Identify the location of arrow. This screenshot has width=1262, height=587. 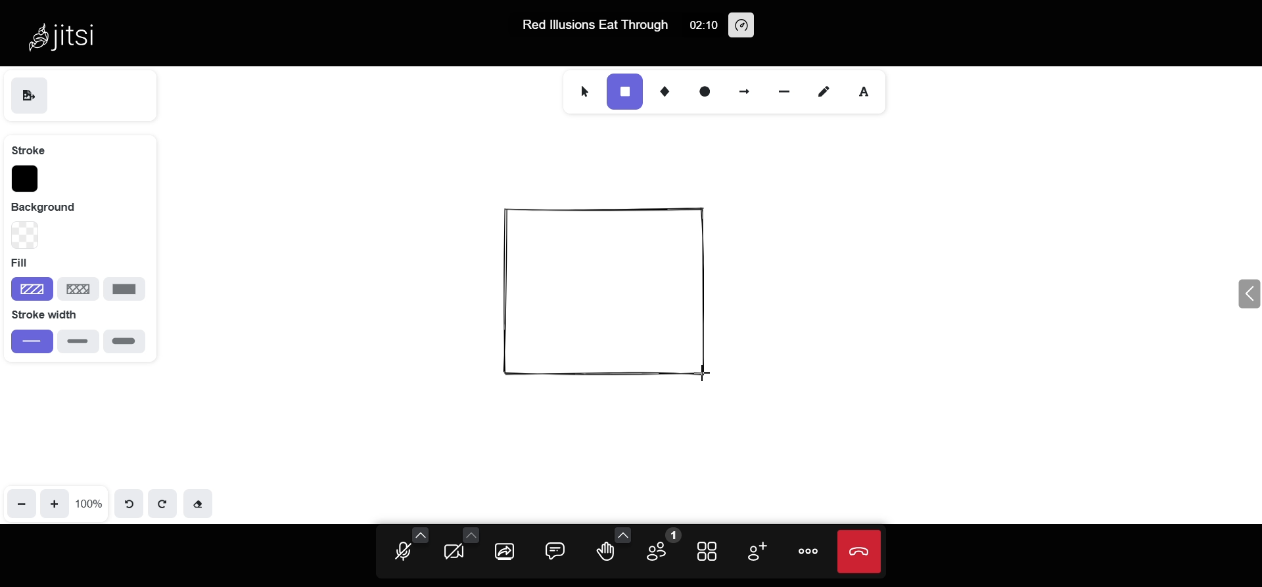
(742, 88).